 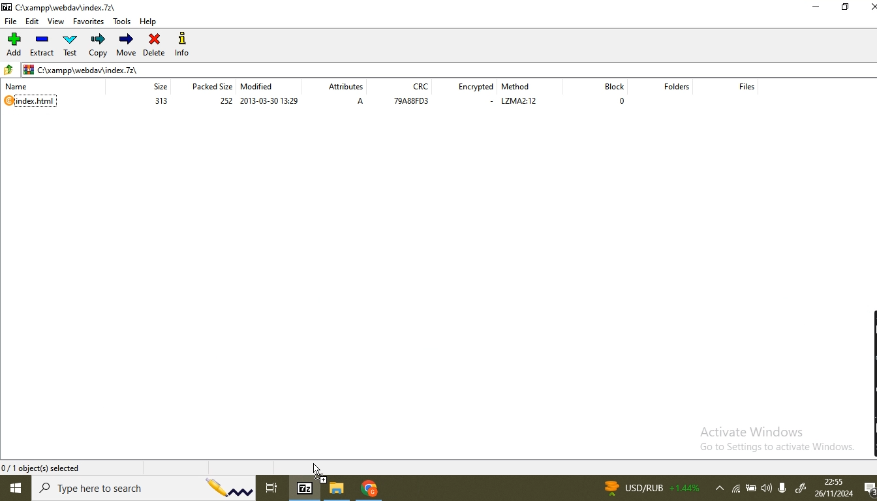 I want to click on news currency rate, so click(x=650, y=487).